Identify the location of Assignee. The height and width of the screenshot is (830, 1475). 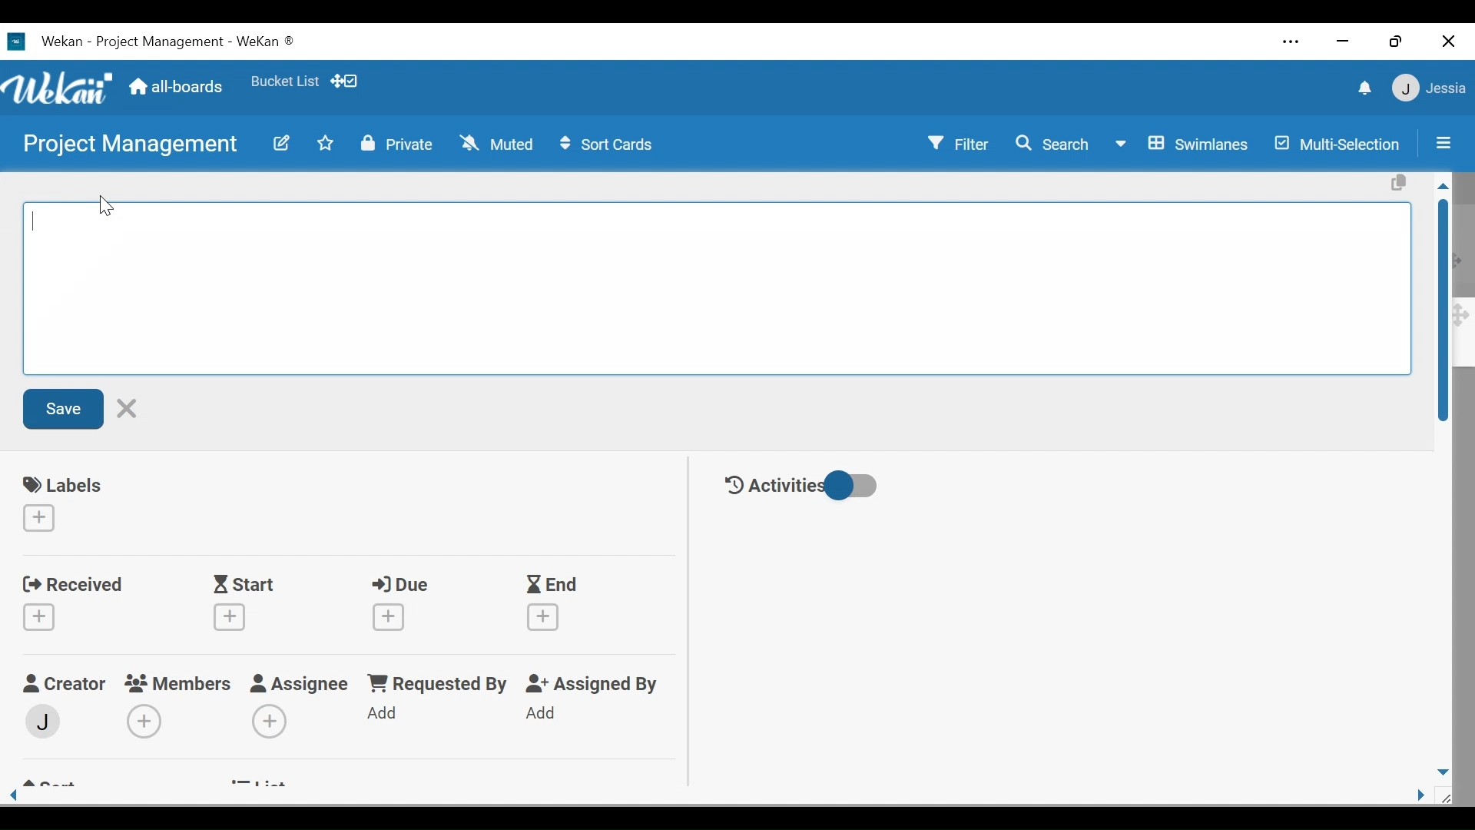
(298, 686).